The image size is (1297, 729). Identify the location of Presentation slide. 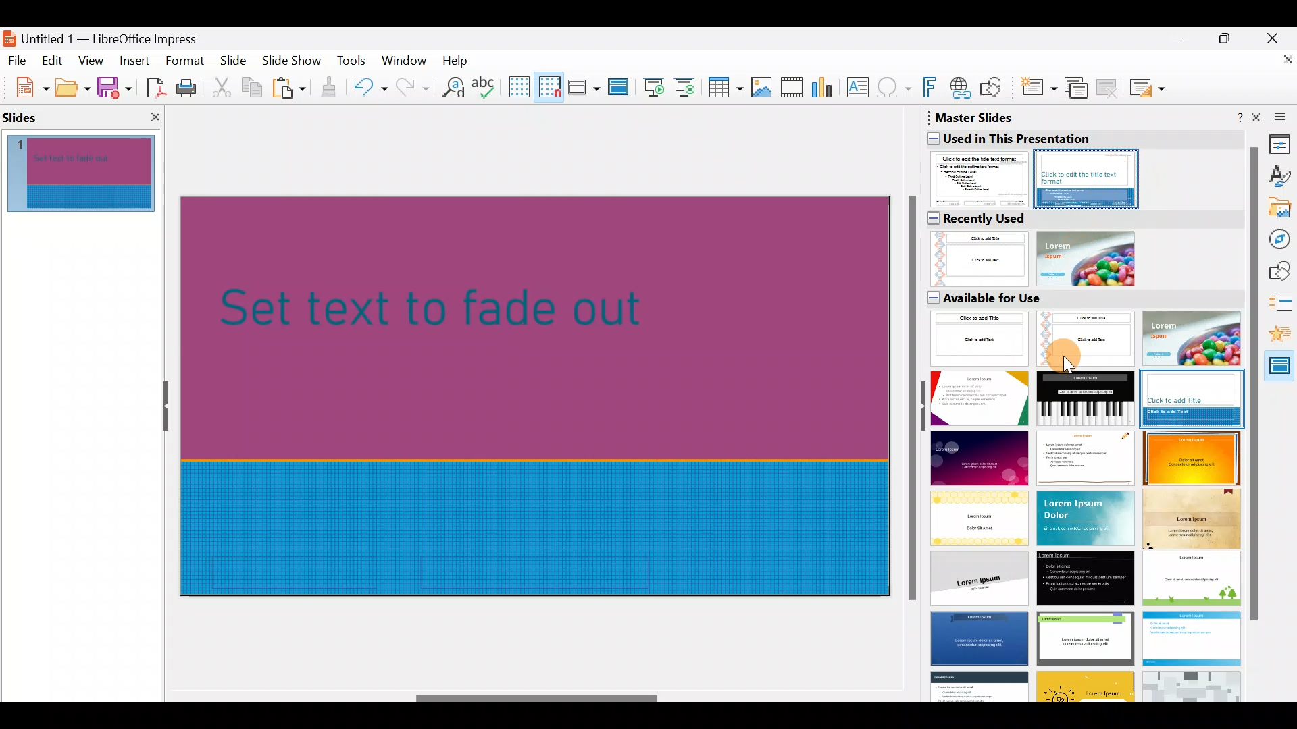
(542, 394).